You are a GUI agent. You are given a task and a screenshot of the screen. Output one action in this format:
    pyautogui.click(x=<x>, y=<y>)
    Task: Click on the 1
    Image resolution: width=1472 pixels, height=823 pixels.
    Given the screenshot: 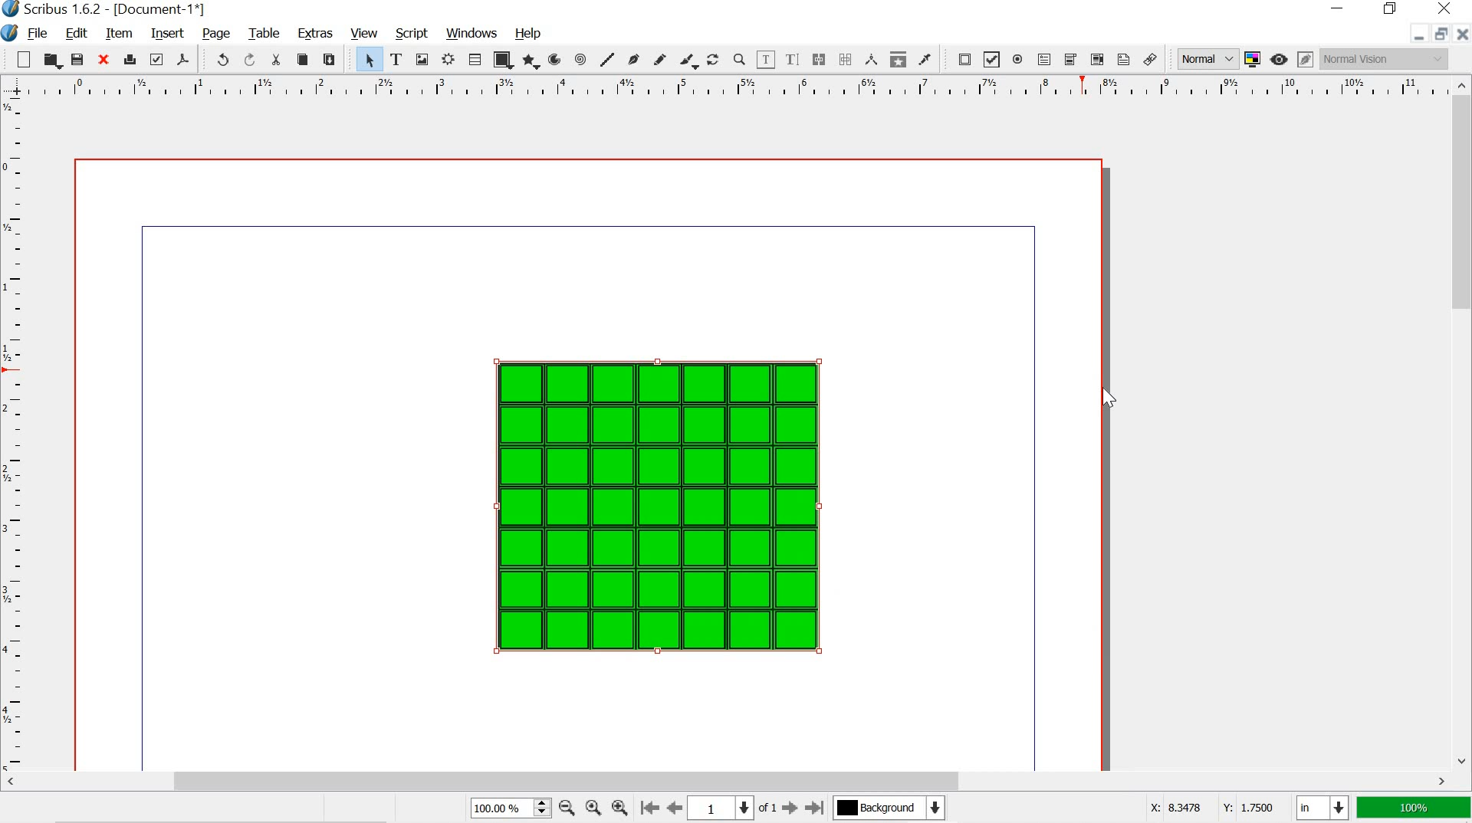 What is the action you would take?
    pyautogui.click(x=710, y=809)
    